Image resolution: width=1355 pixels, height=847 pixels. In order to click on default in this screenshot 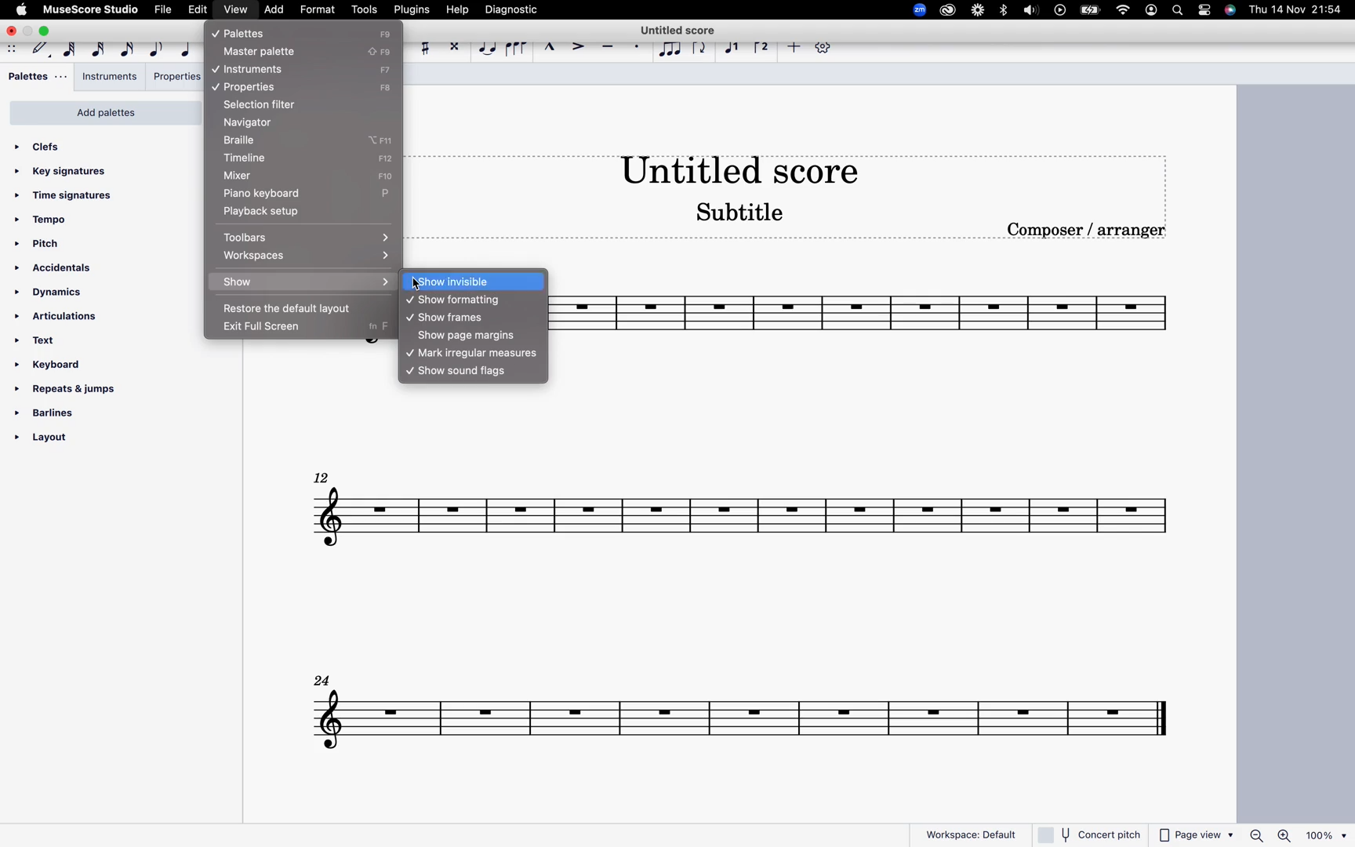, I will do `click(38, 48)`.